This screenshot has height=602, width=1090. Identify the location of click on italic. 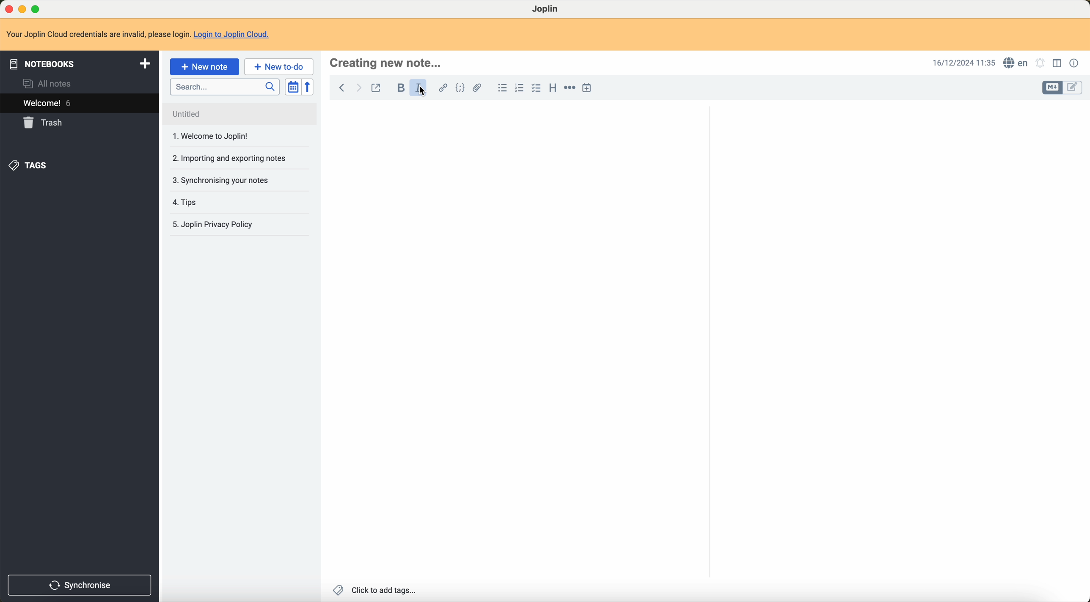
(424, 93).